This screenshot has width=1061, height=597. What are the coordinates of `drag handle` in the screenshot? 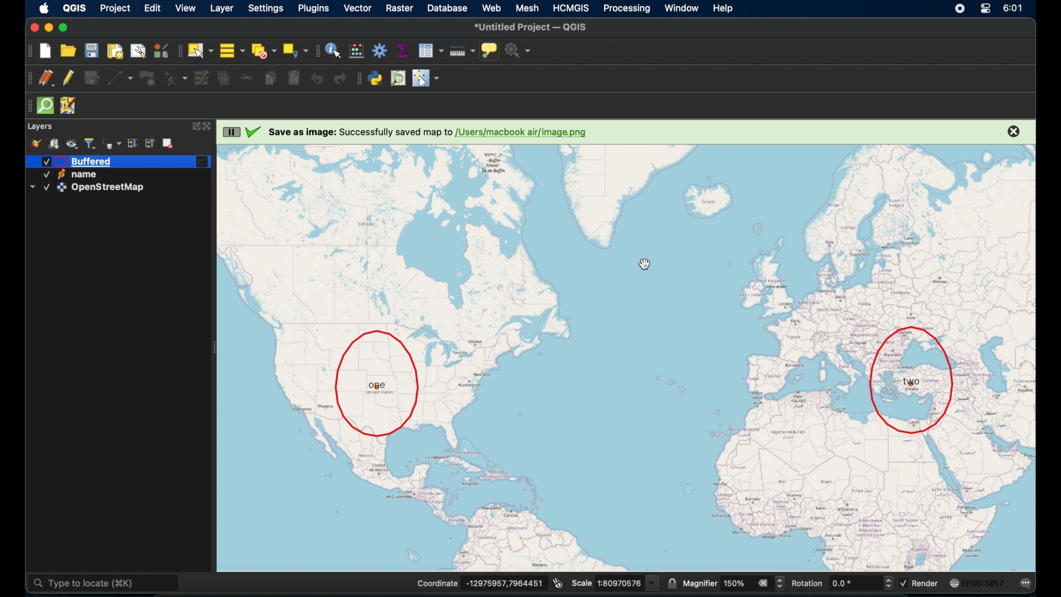 It's located at (28, 78).